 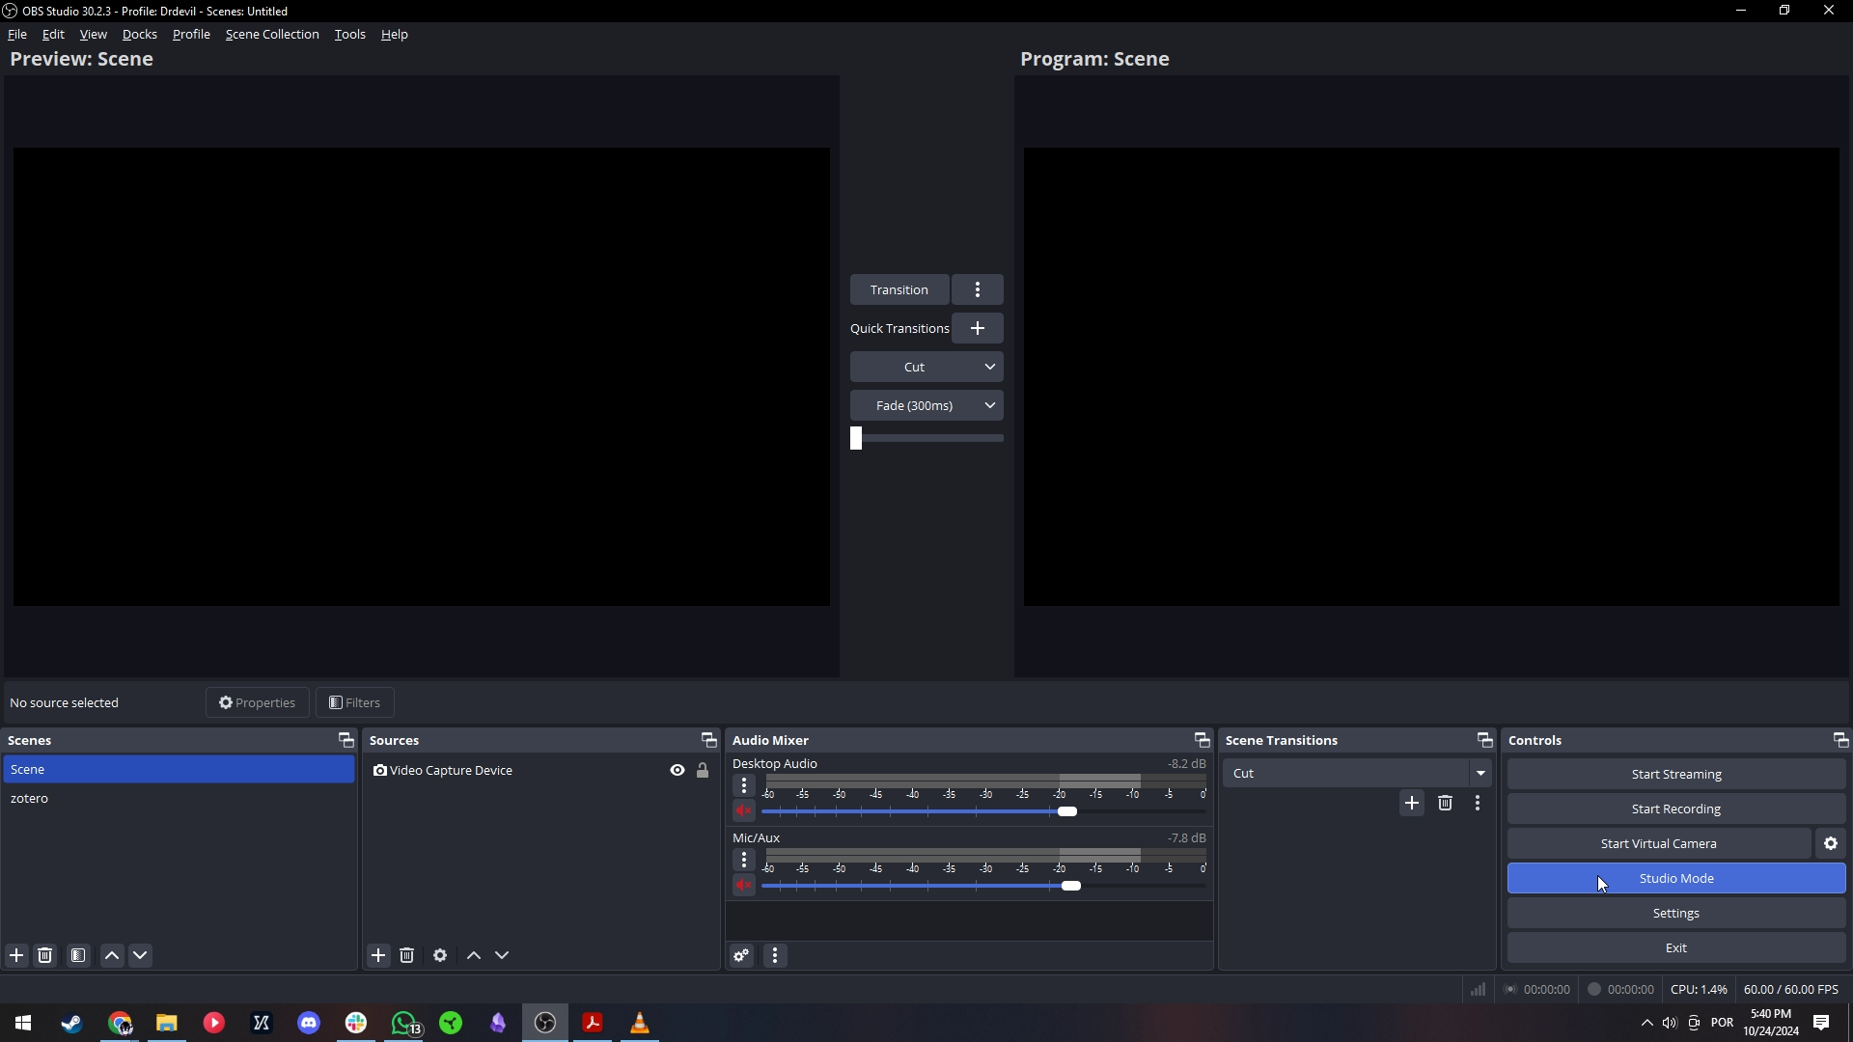 What do you see at coordinates (1696, 1025) in the screenshot?
I see `meet` at bounding box center [1696, 1025].